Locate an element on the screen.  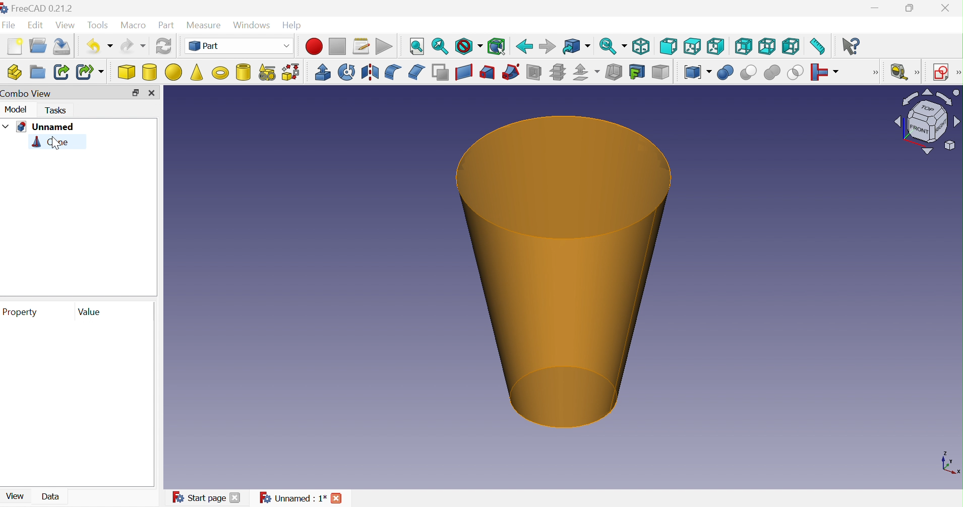
Restore down is located at coordinates (135, 92).